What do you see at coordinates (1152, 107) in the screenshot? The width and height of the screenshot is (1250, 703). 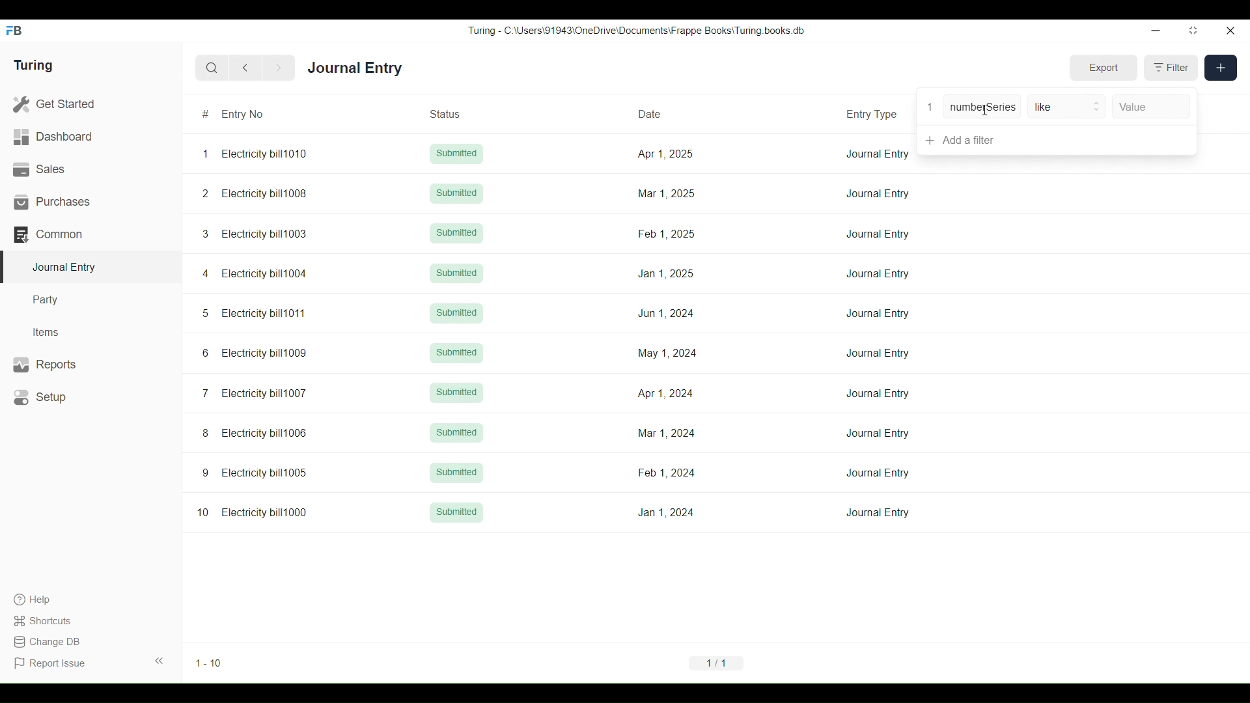 I see `Value` at bounding box center [1152, 107].